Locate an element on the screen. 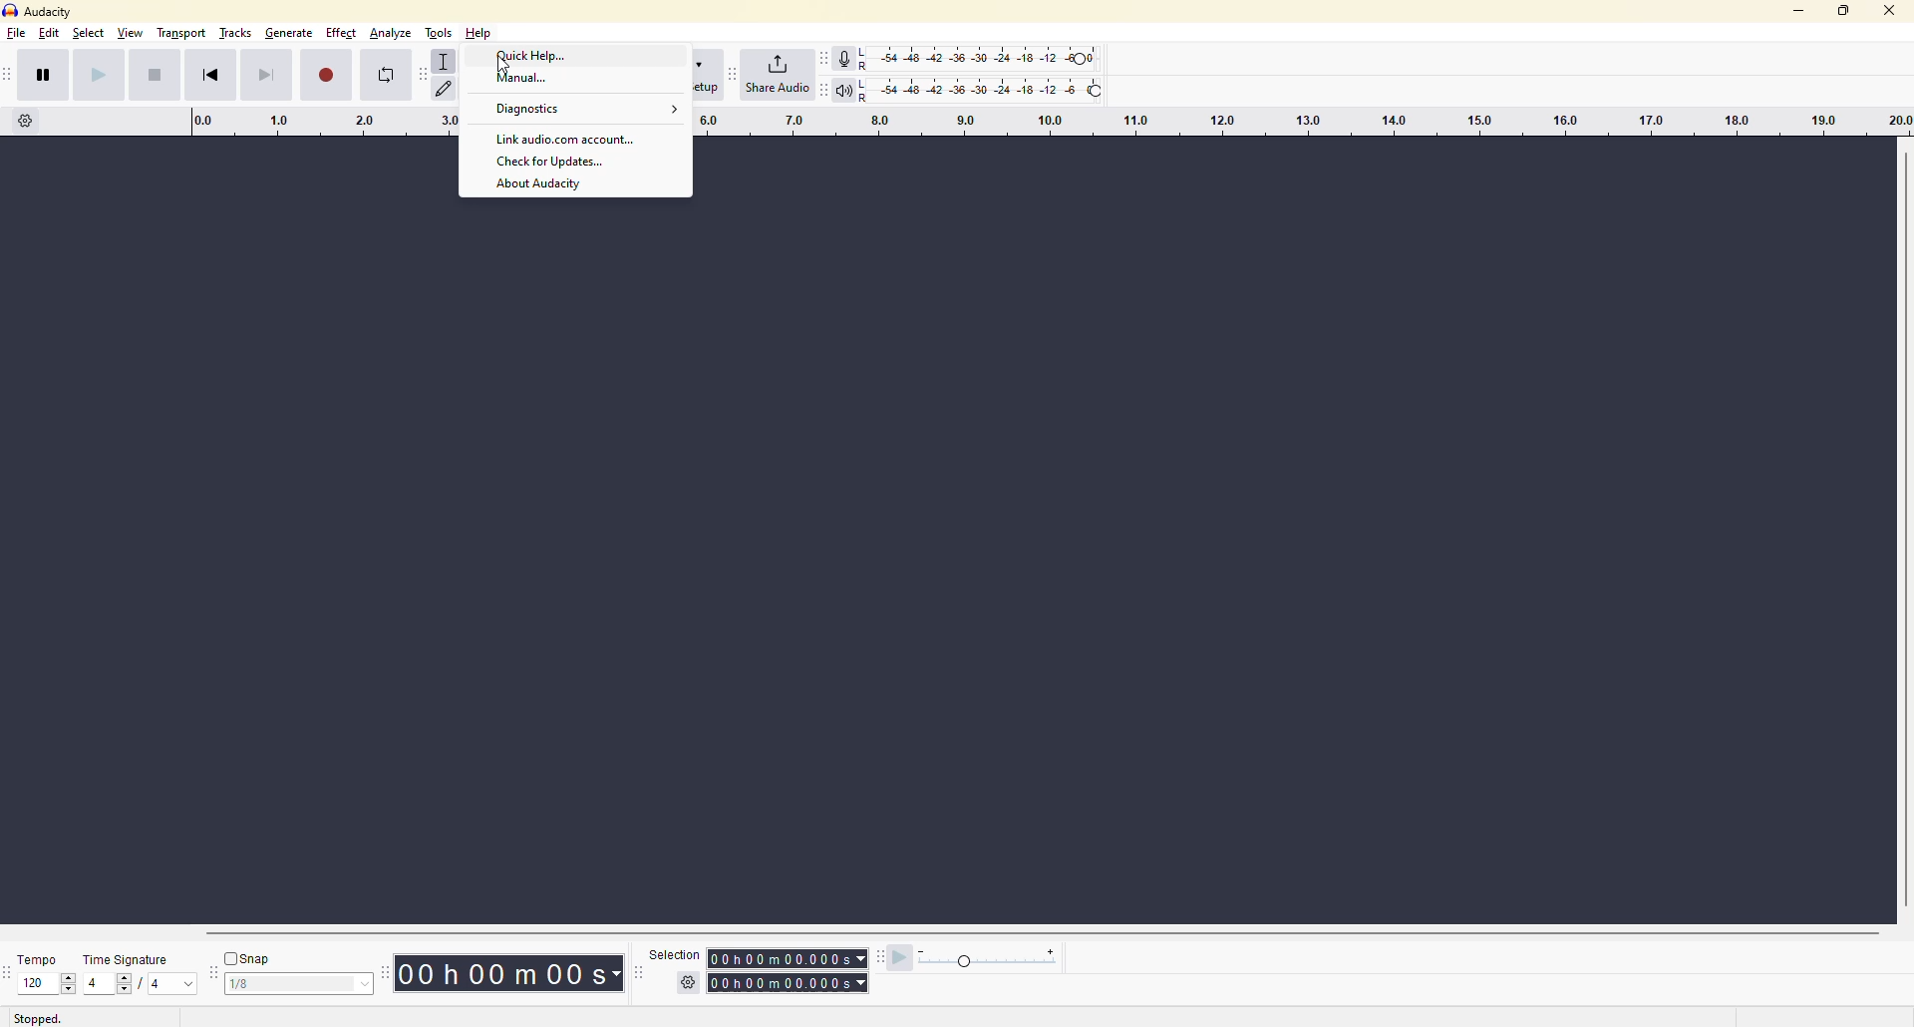 This screenshot has height=1027, width=1914. timeline options is located at coordinates (31, 122).